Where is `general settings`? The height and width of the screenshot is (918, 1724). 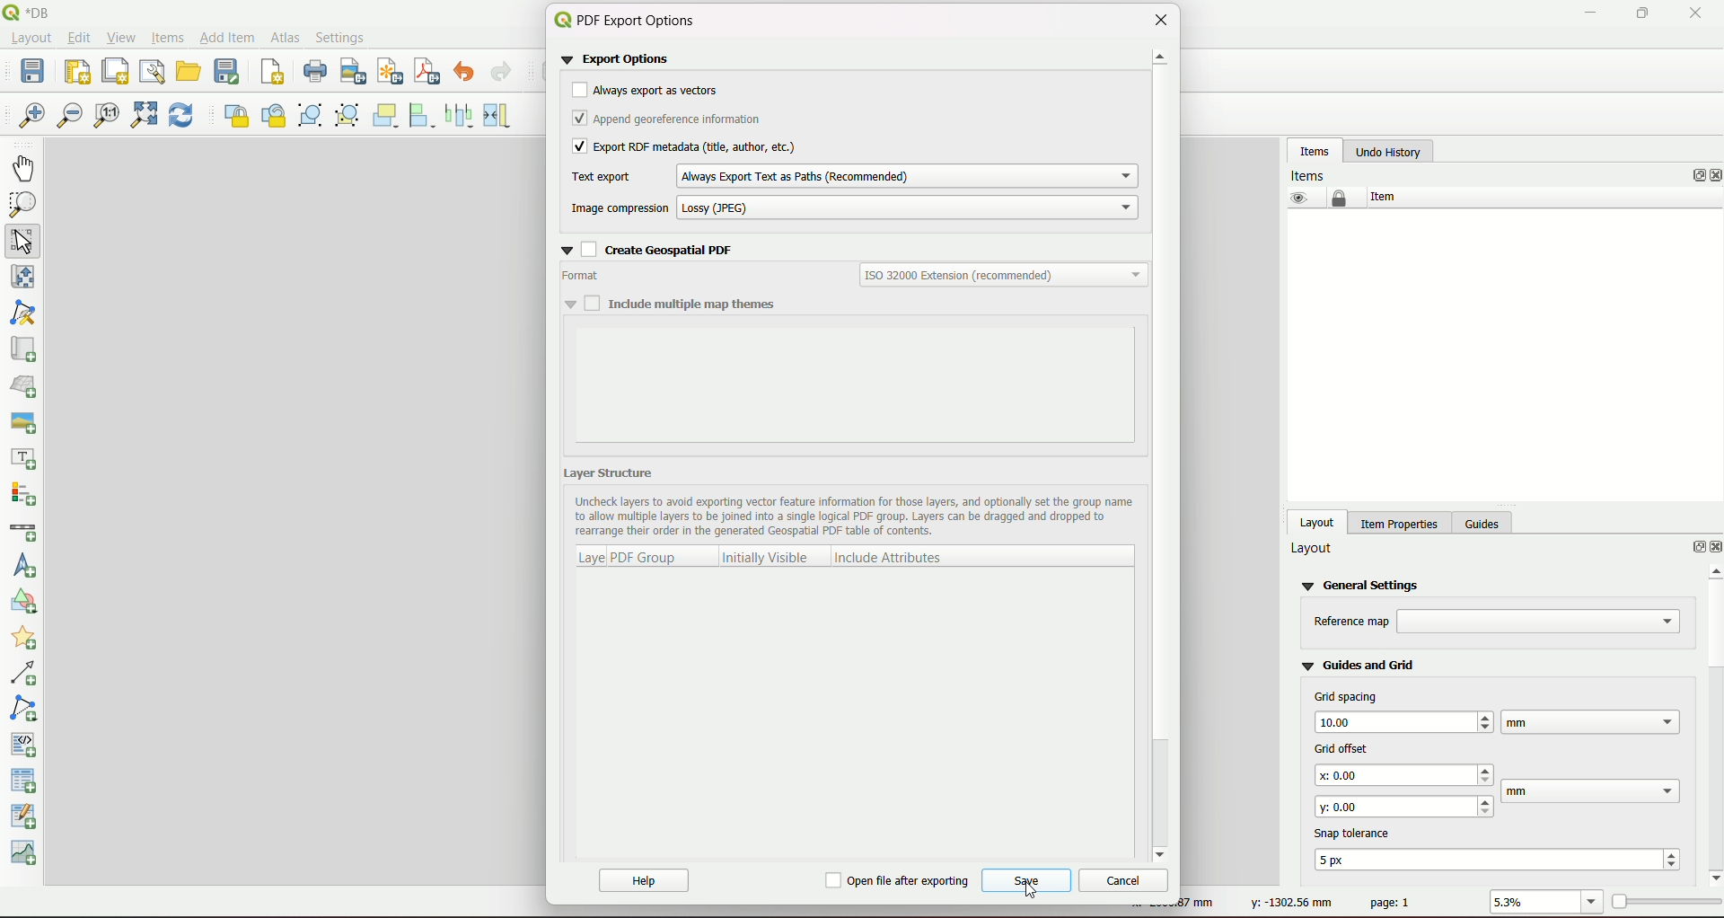 general settings is located at coordinates (1364, 584).